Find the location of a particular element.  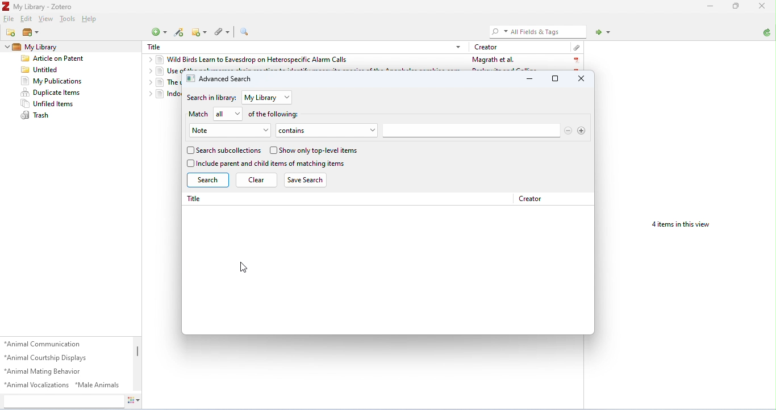

untitled is located at coordinates (41, 70).